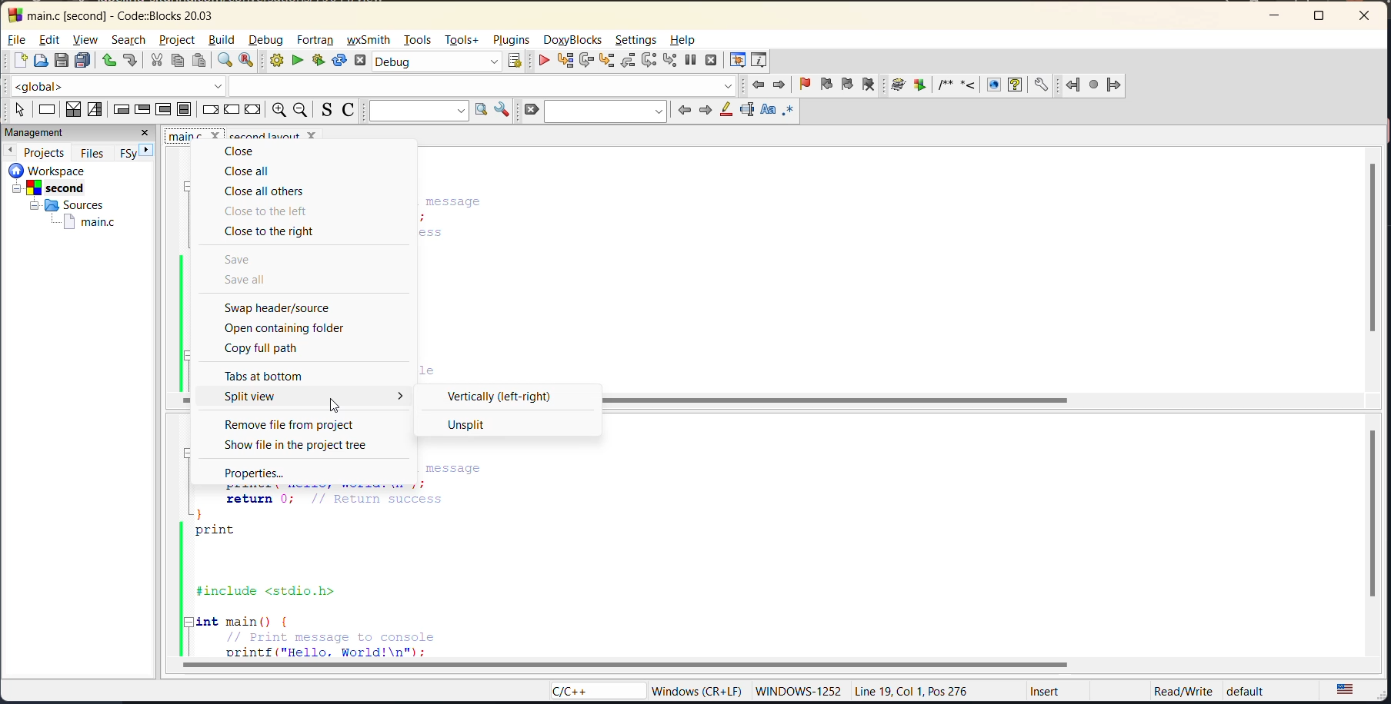 The image size is (1391, 704). What do you see at coordinates (671, 61) in the screenshot?
I see `step into instruction` at bounding box center [671, 61].